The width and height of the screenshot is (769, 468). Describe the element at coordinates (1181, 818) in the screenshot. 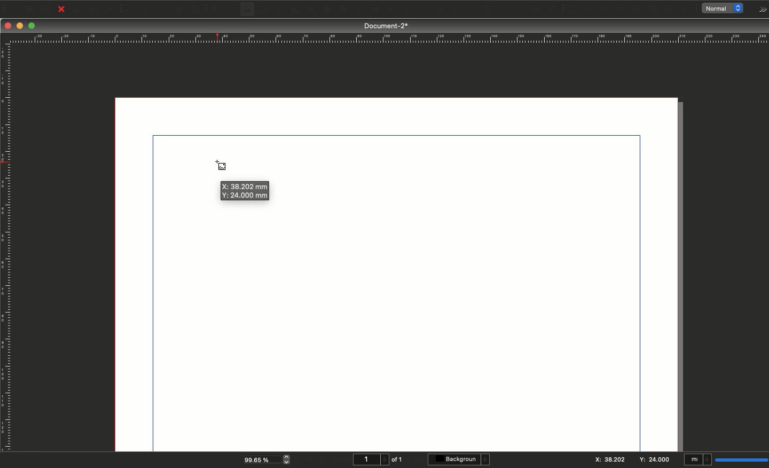

I see `38.202` at that location.